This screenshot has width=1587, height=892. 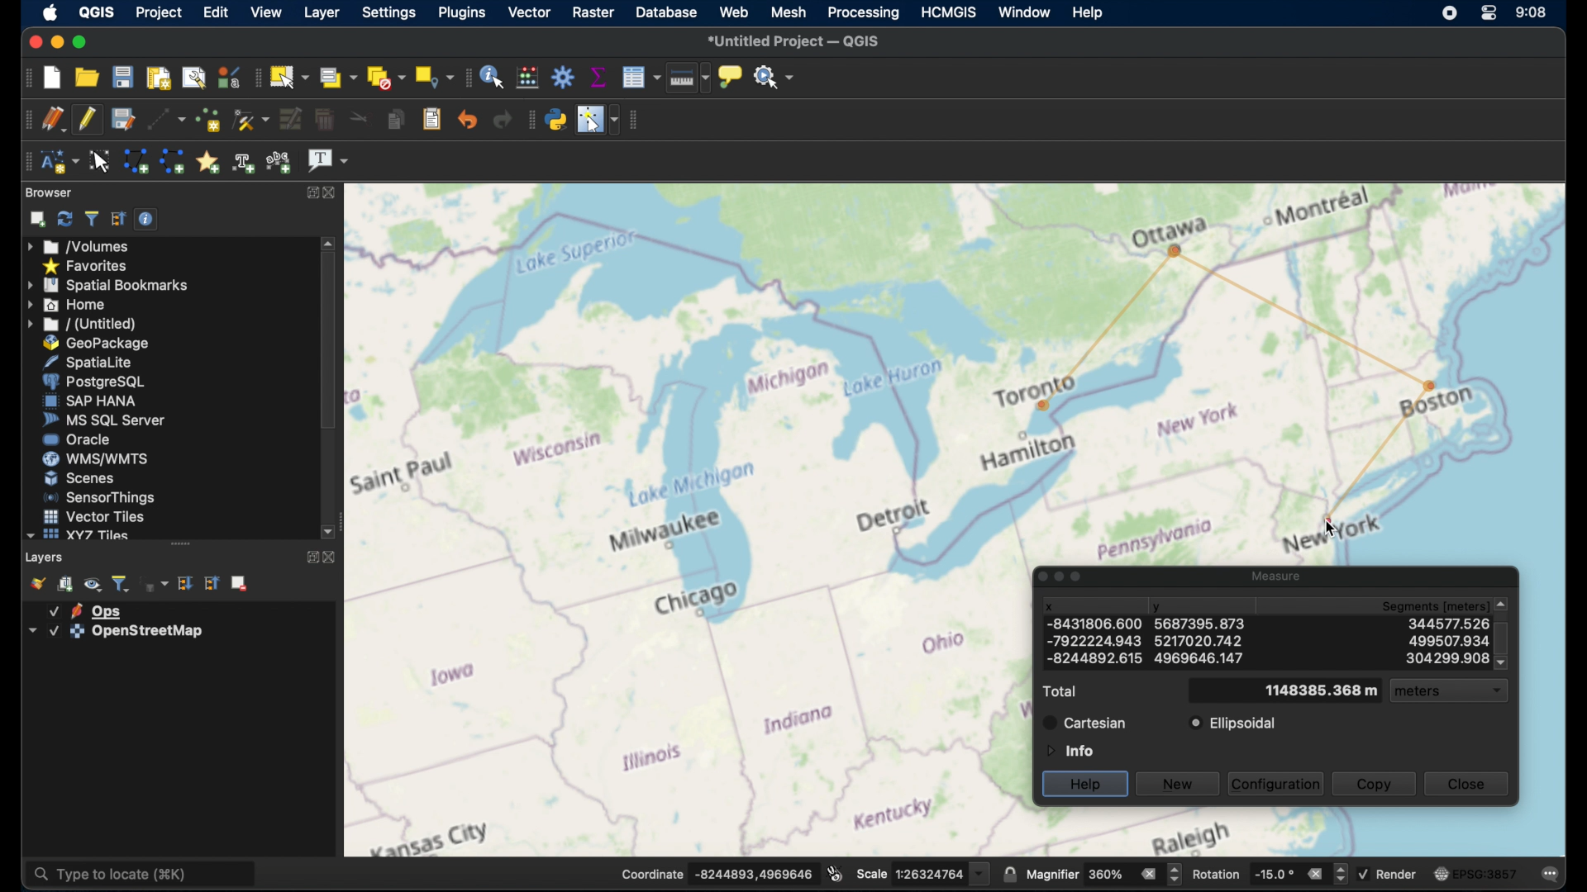 I want to click on window, so click(x=1026, y=11).